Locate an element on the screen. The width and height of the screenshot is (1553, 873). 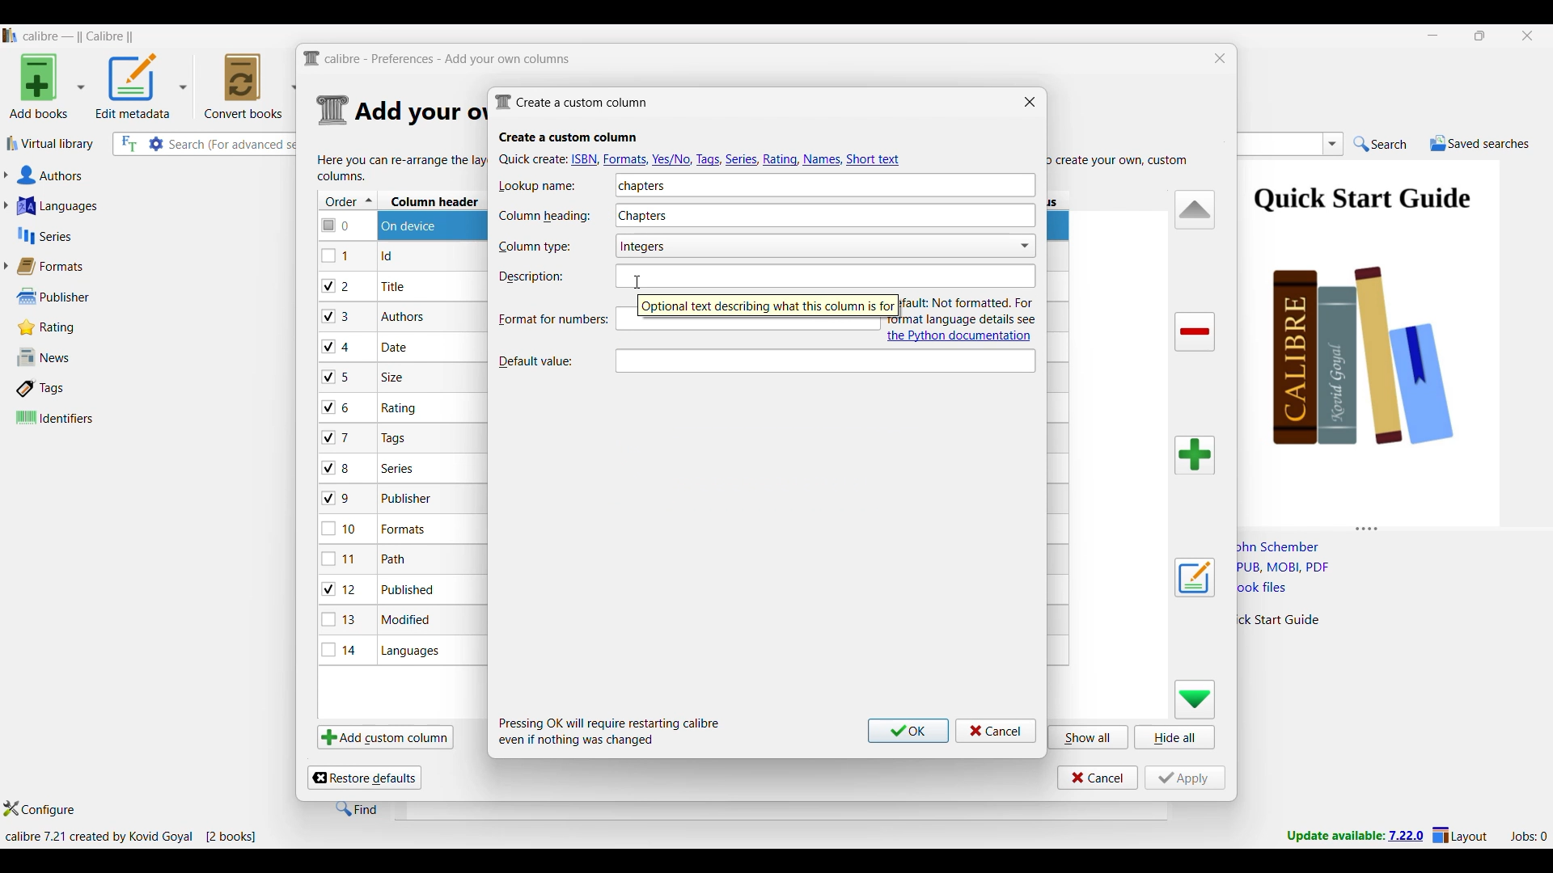
Cancel is located at coordinates (996, 731).